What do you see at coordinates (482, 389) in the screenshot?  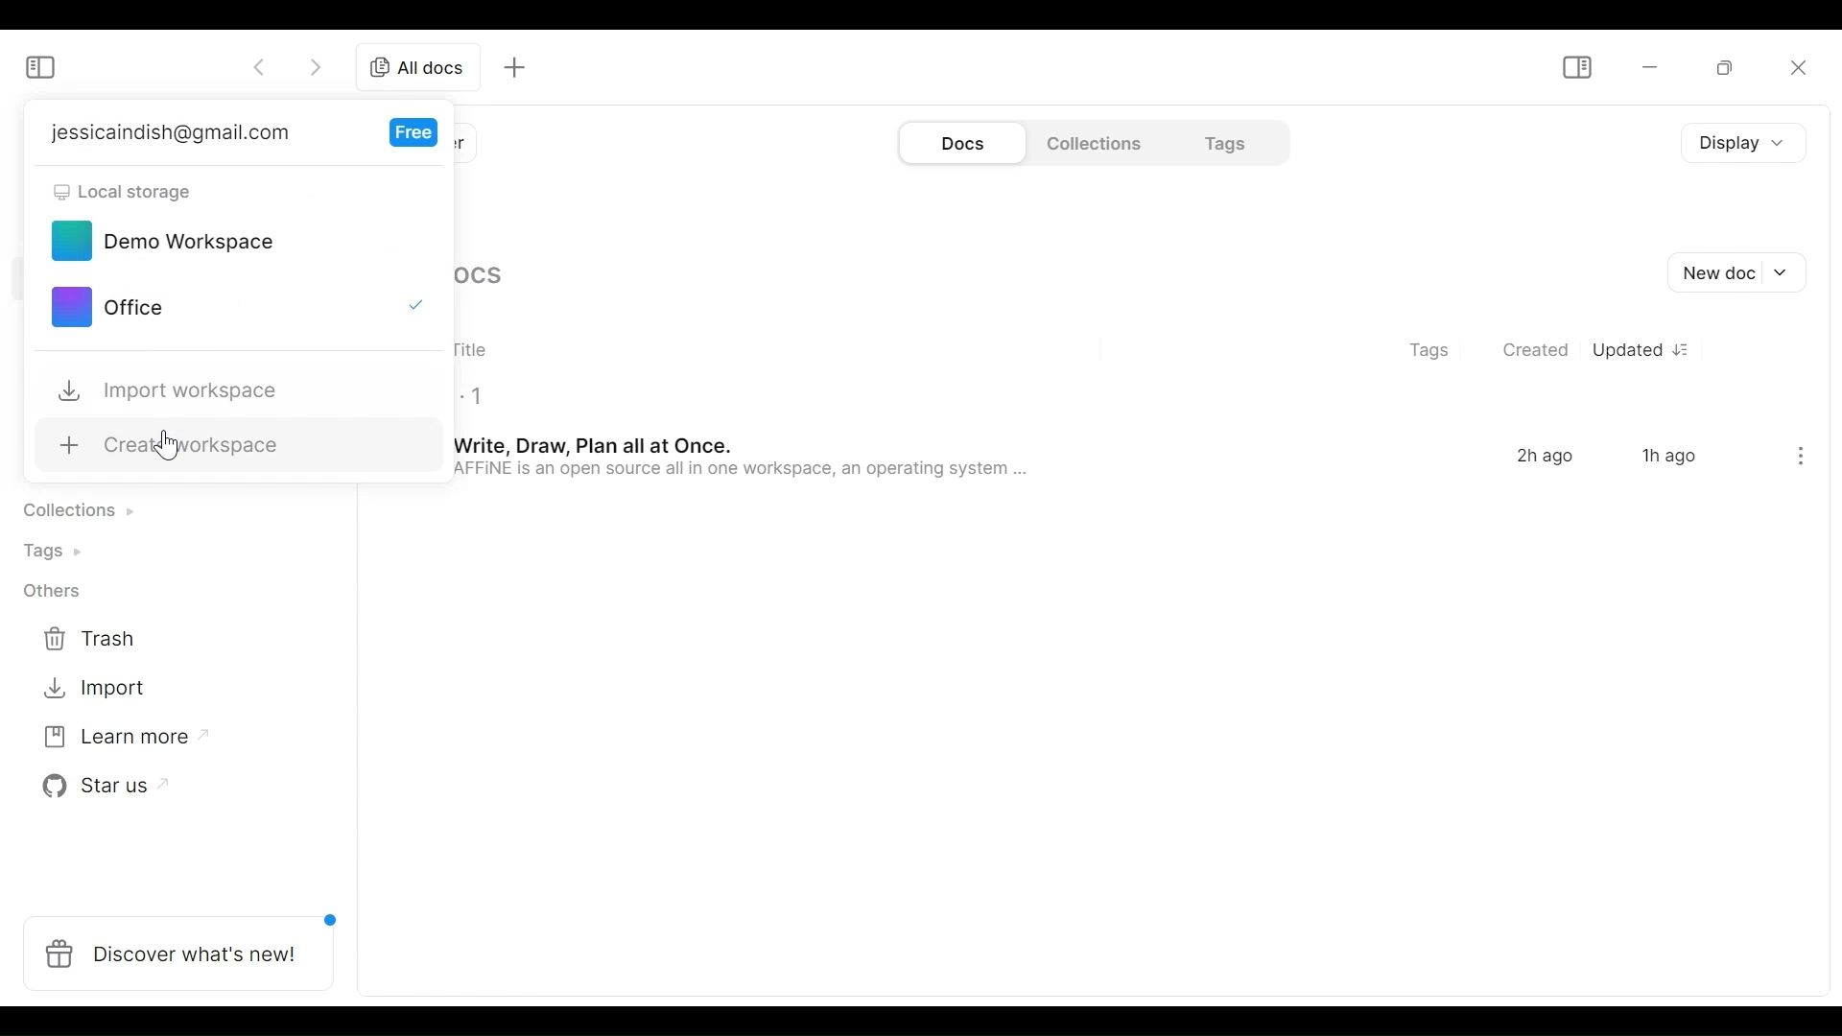 I see `1` at bounding box center [482, 389].